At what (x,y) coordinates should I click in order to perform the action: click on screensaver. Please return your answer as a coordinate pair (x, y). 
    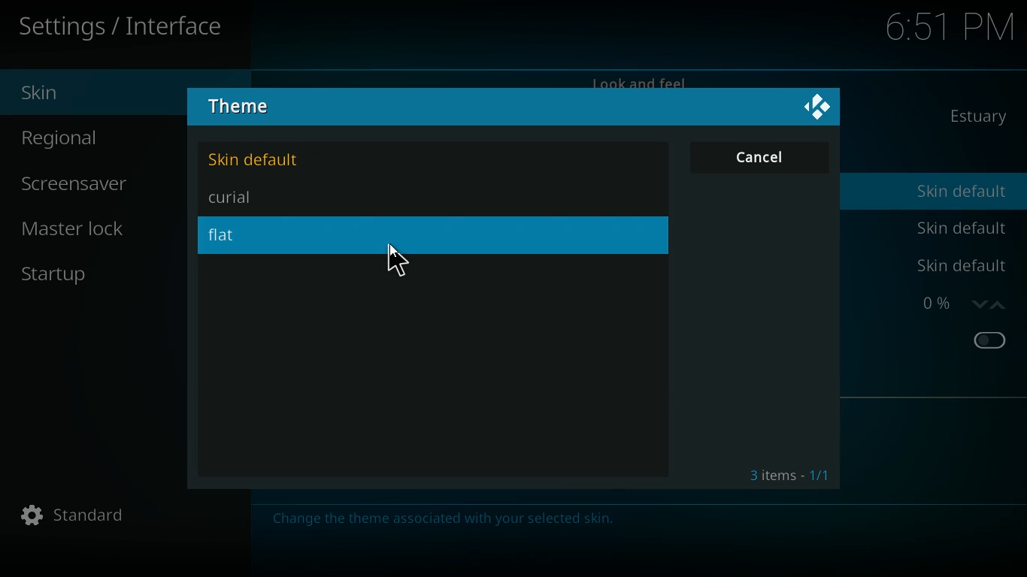
    Looking at the image, I should click on (92, 186).